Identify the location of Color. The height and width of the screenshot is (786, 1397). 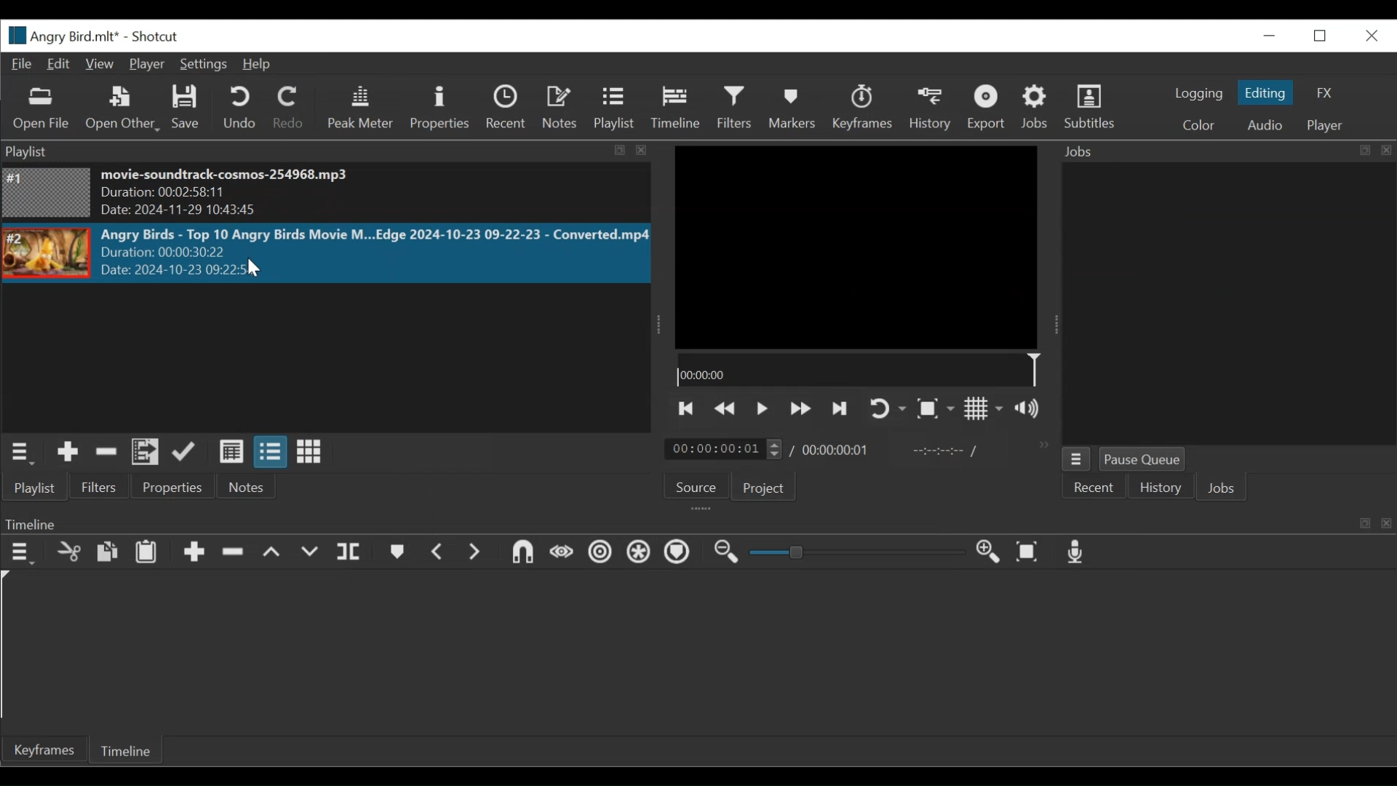
(1199, 126).